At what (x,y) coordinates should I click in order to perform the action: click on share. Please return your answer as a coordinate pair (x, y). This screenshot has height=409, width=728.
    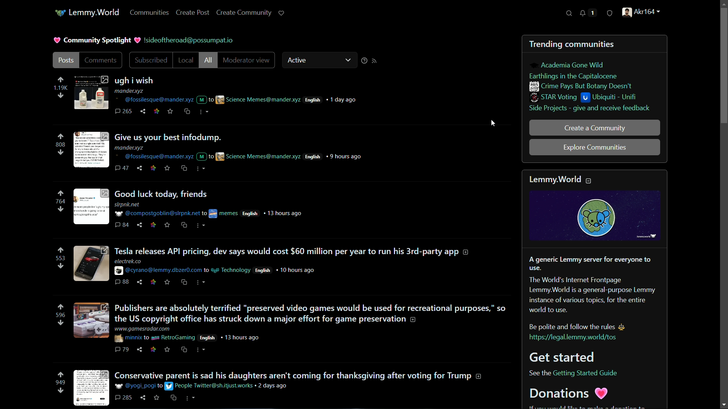
    Looking at the image, I should click on (141, 350).